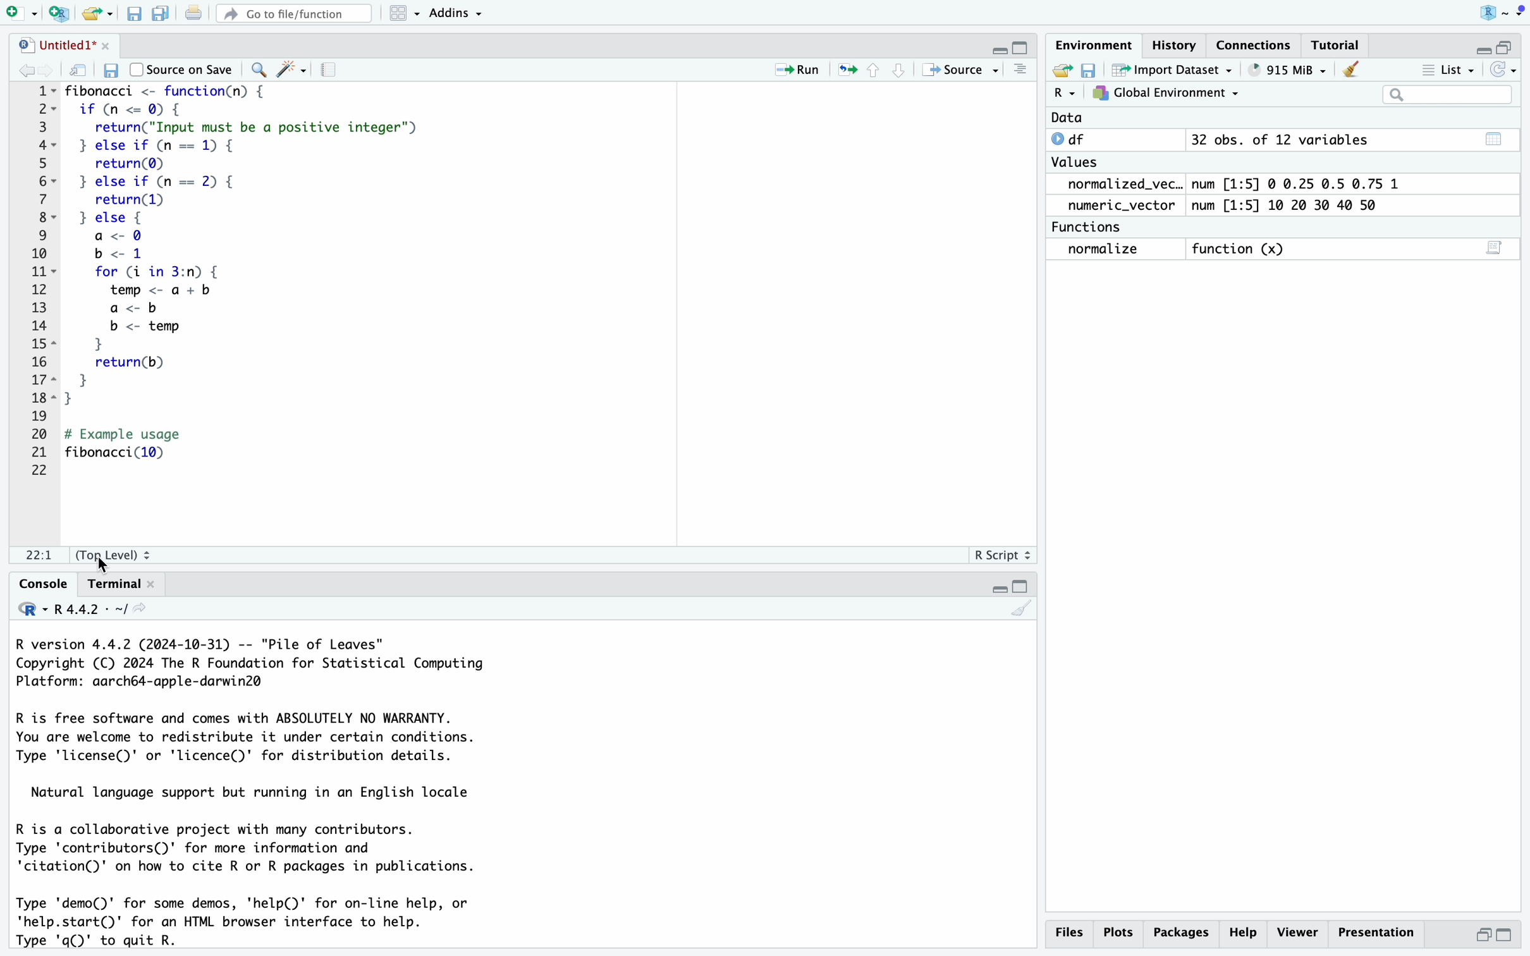 This screenshot has width=1530, height=956. Describe the element at coordinates (1291, 69) in the screenshot. I see `264 MiB` at that location.